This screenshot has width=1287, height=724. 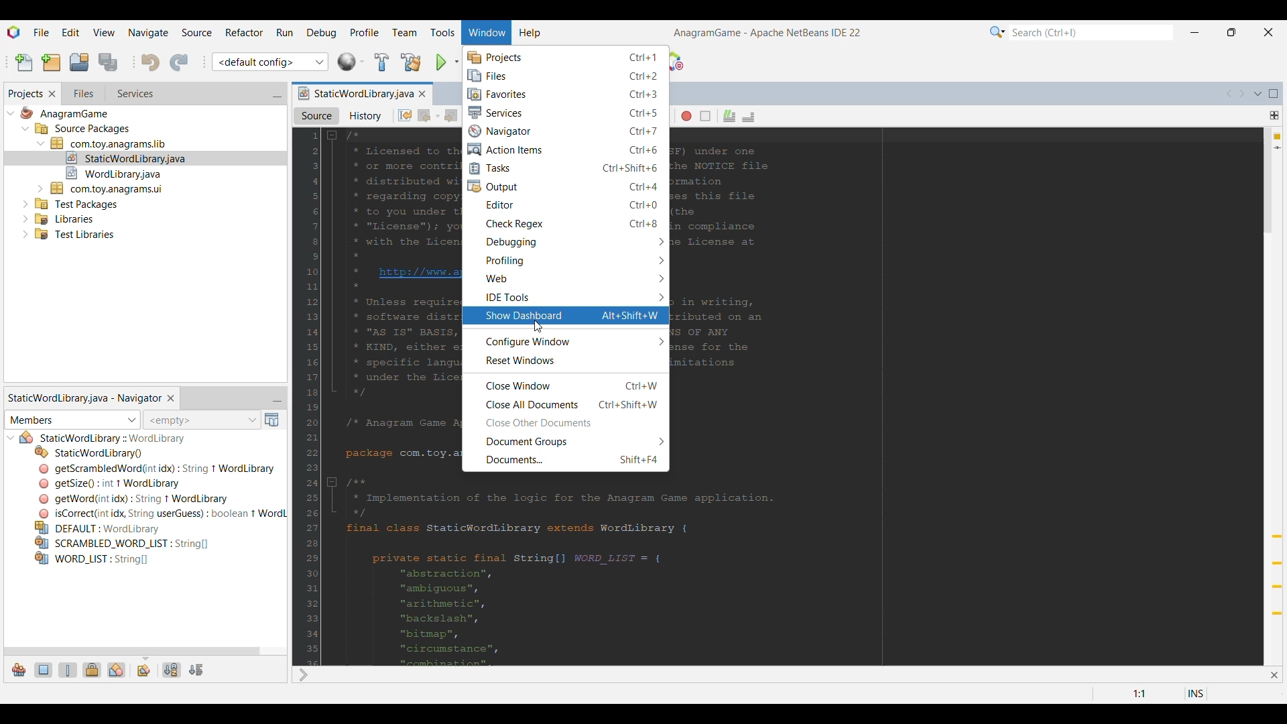 What do you see at coordinates (322, 32) in the screenshot?
I see `Debug menu` at bounding box center [322, 32].